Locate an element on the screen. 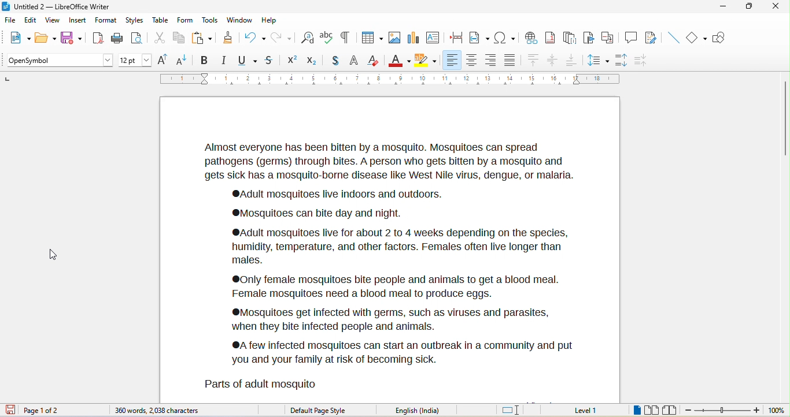 Image resolution: width=790 pixels, height=417 pixels. undo is located at coordinates (252, 38).